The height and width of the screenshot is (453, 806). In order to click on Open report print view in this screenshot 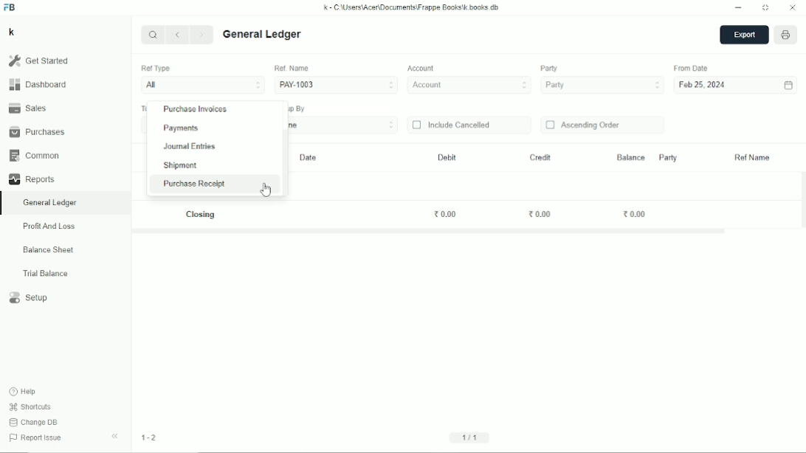, I will do `click(786, 35)`.